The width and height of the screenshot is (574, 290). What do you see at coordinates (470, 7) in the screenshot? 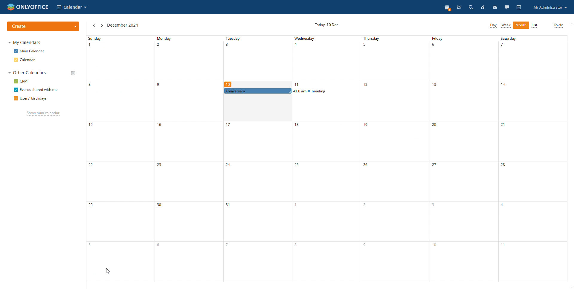
I see `search` at bounding box center [470, 7].